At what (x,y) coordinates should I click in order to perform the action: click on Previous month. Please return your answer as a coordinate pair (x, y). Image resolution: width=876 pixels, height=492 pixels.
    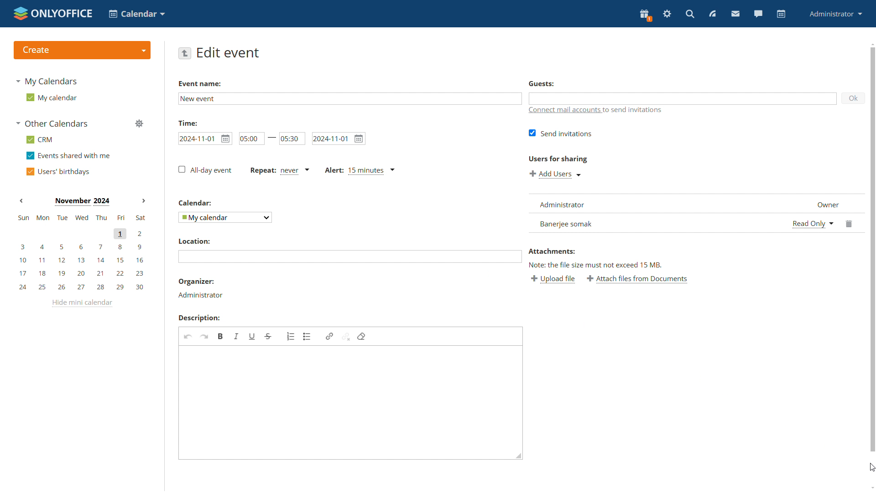
    Looking at the image, I should click on (21, 200).